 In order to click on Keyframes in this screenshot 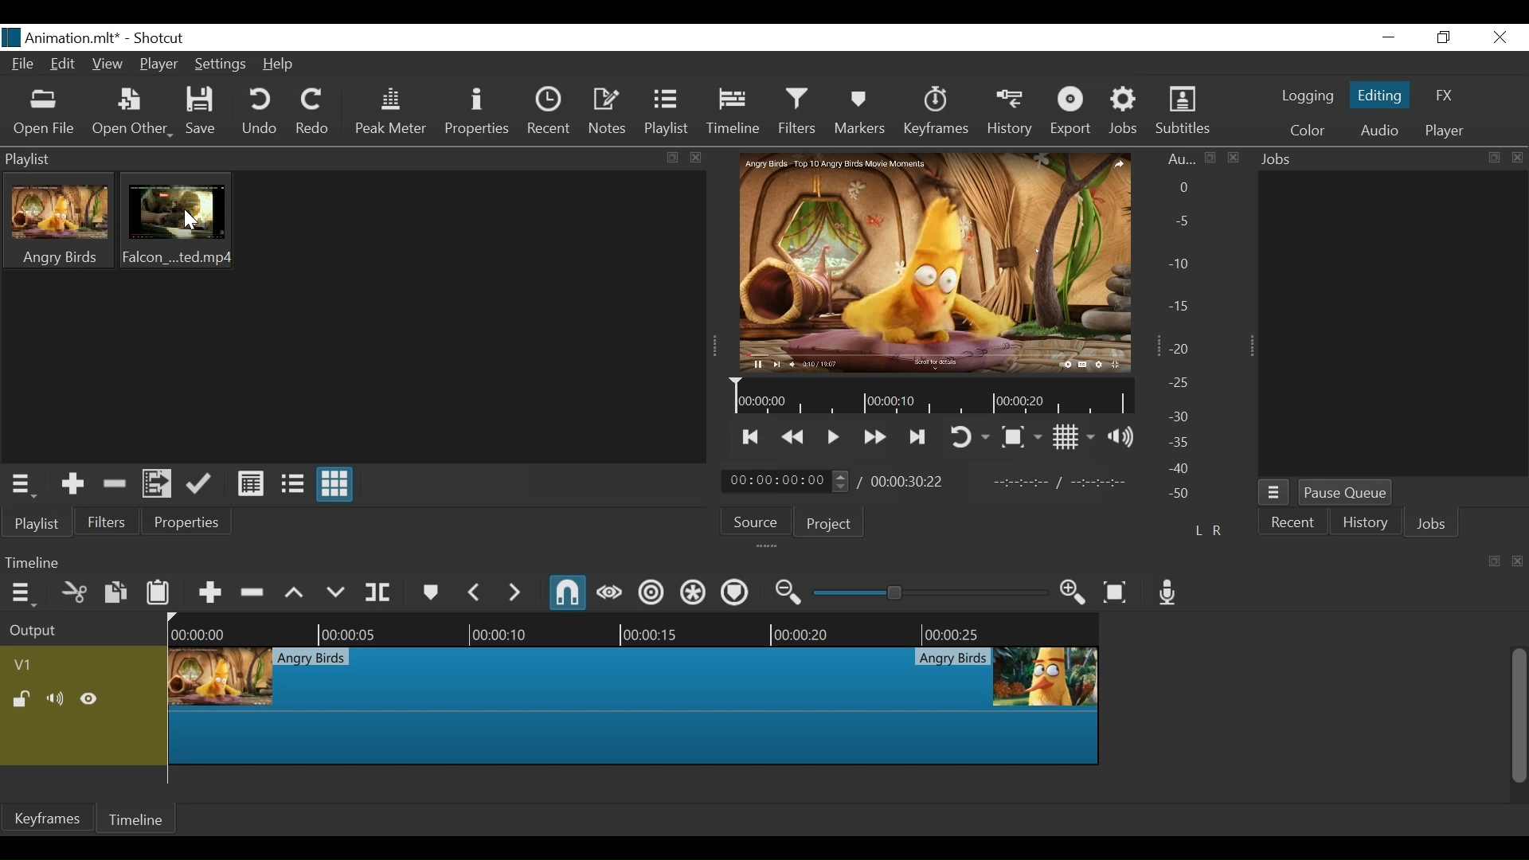, I will do `click(936, 113)`.